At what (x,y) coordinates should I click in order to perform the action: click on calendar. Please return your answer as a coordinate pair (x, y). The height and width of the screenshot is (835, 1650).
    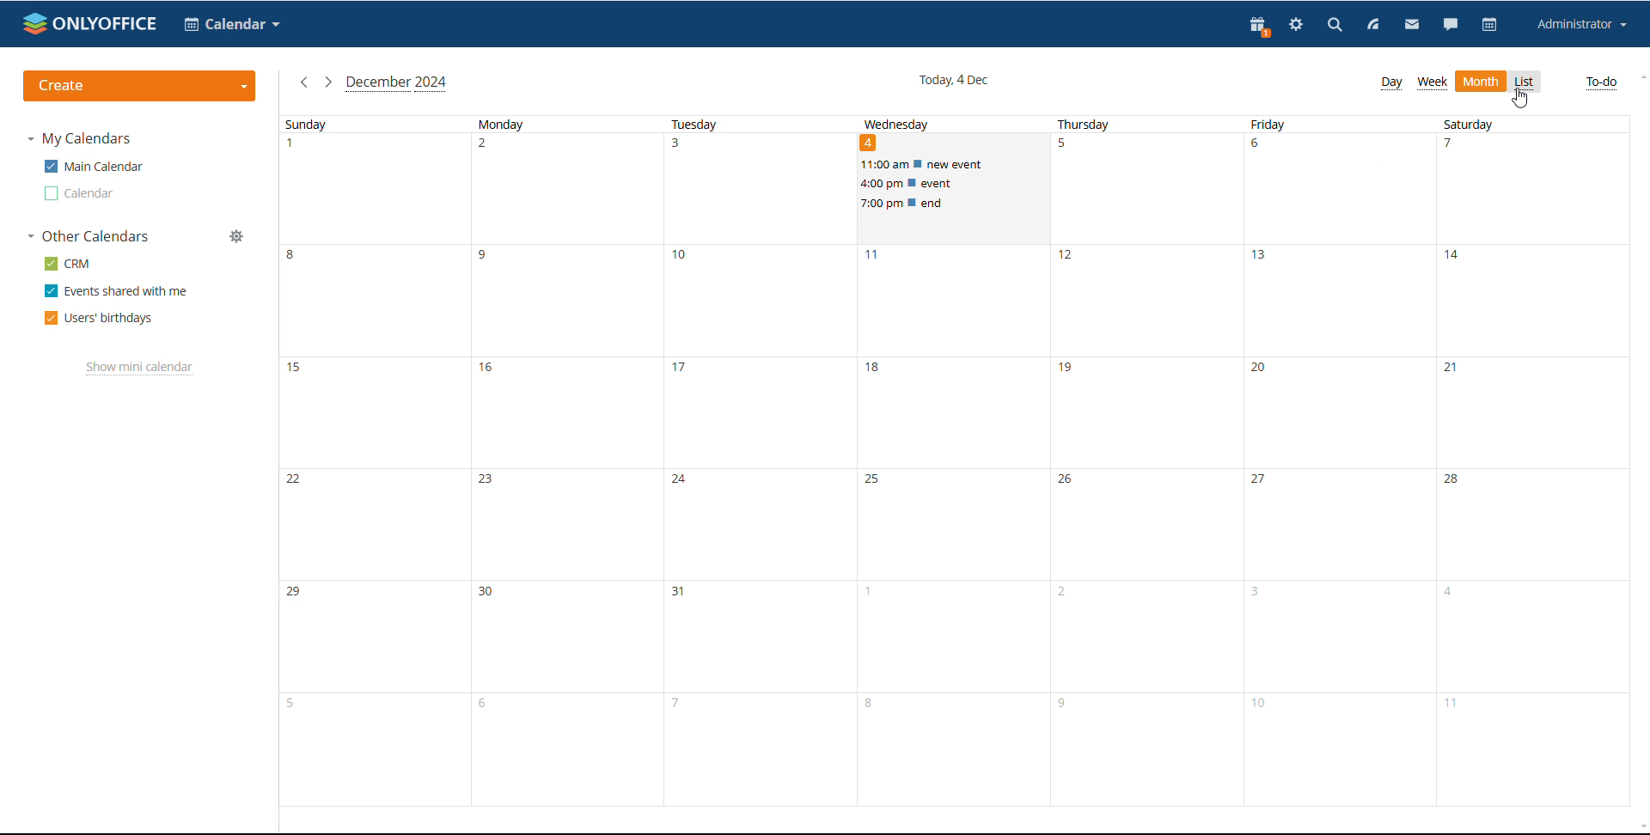
    Looking at the image, I should click on (79, 193).